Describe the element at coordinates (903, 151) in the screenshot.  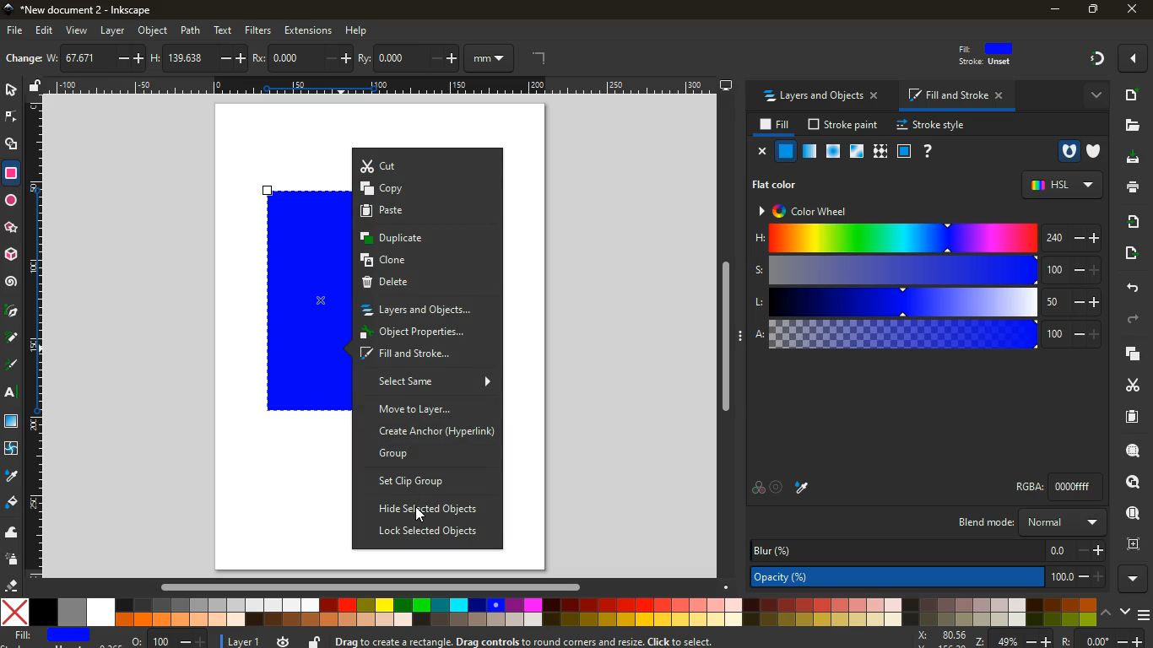
I see `glass` at that location.